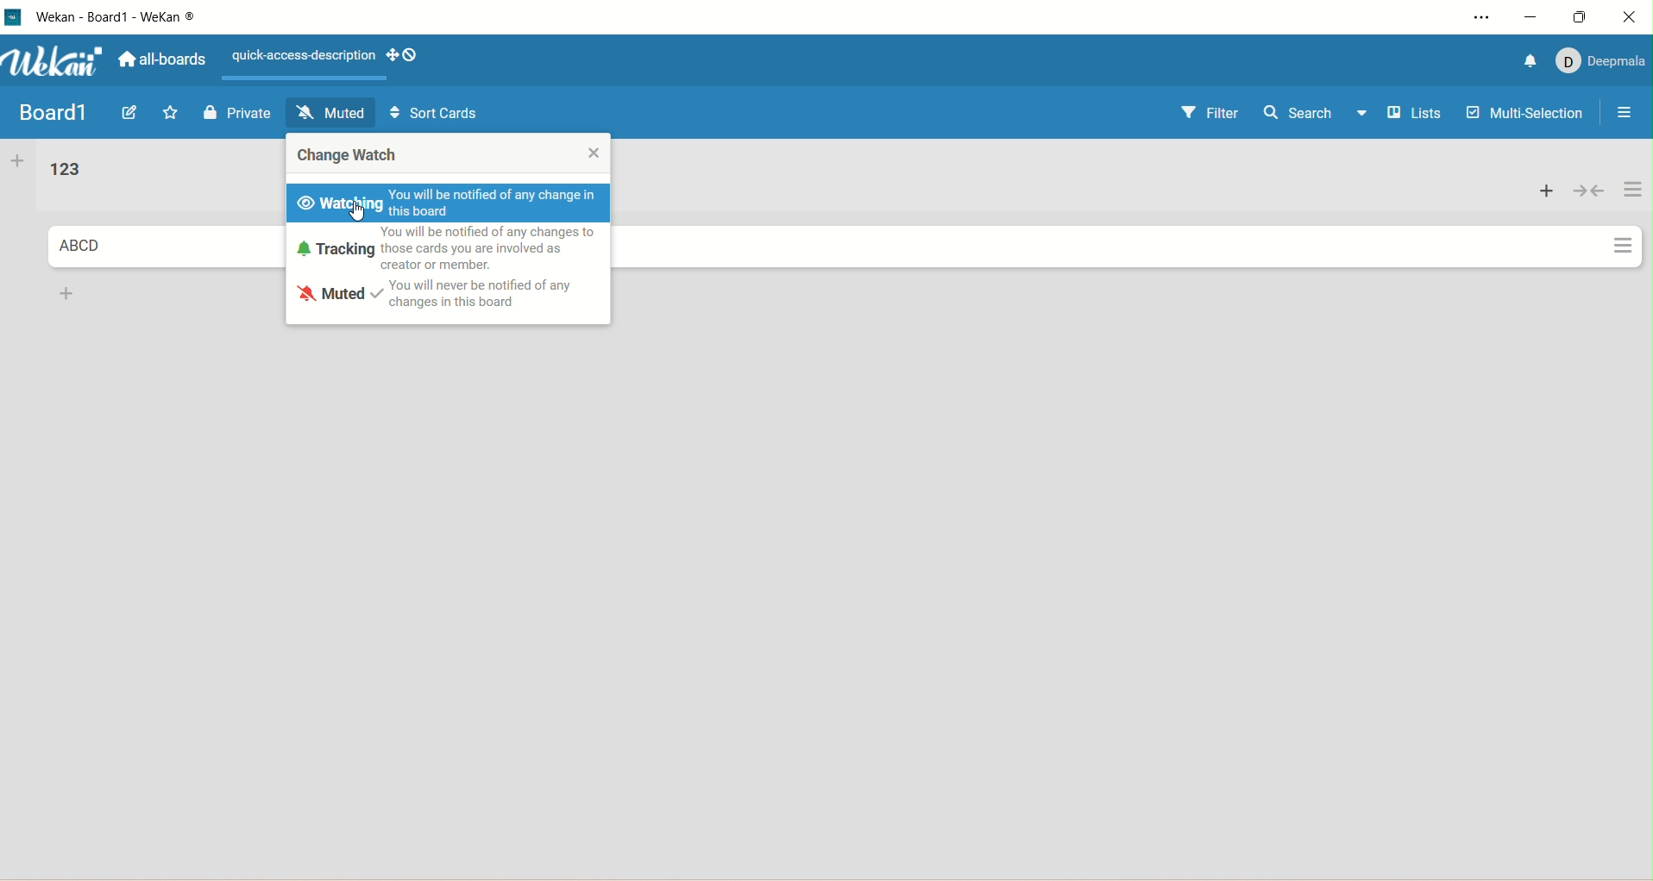 Image resolution: width=1653 pixels, height=881 pixels. What do you see at coordinates (1474, 20) in the screenshot?
I see `options` at bounding box center [1474, 20].